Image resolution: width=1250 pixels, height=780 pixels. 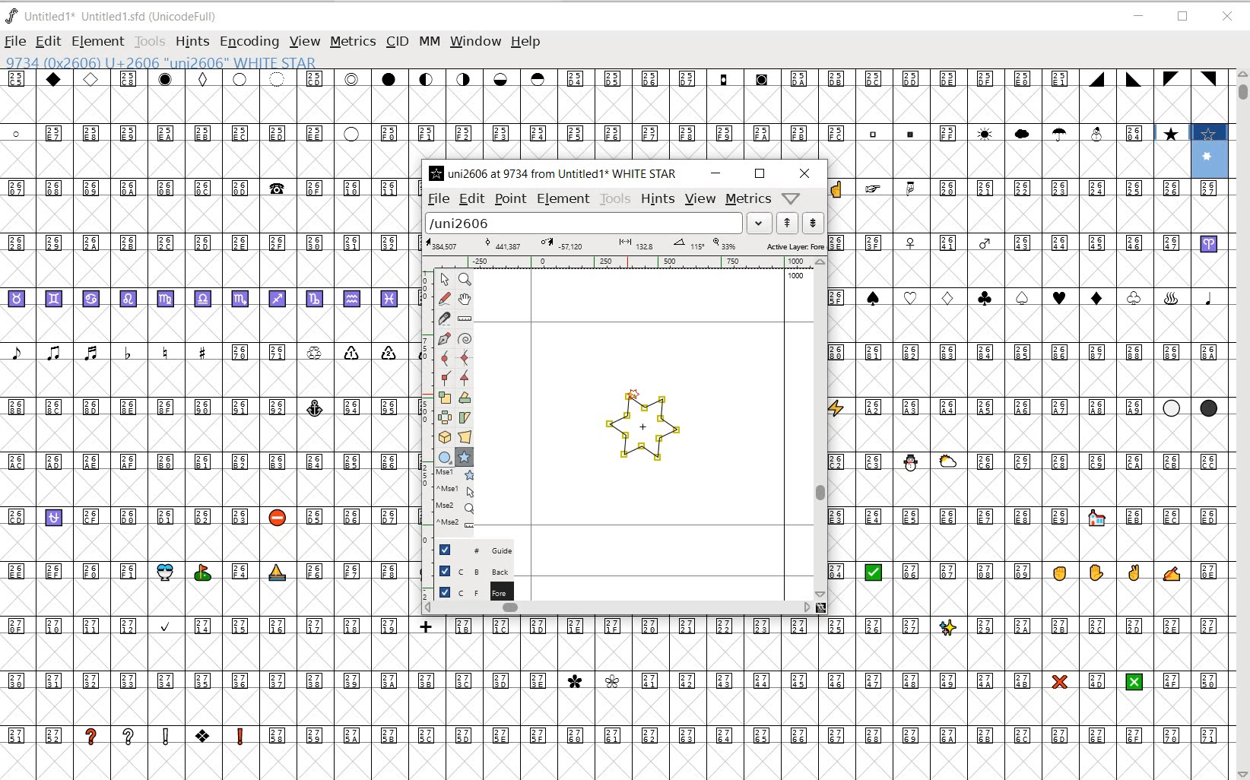 I want to click on GLYPHY CHARACTERS & NUMBERS, so click(x=592, y=114).